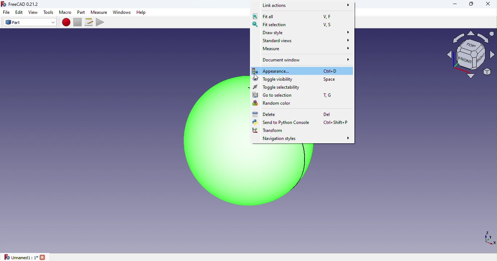 The height and width of the screenshot is (261, 497). What do you see at coordinates (122, 12) in the screenshot?
I see `Windows` at bounding box center [122, 12].